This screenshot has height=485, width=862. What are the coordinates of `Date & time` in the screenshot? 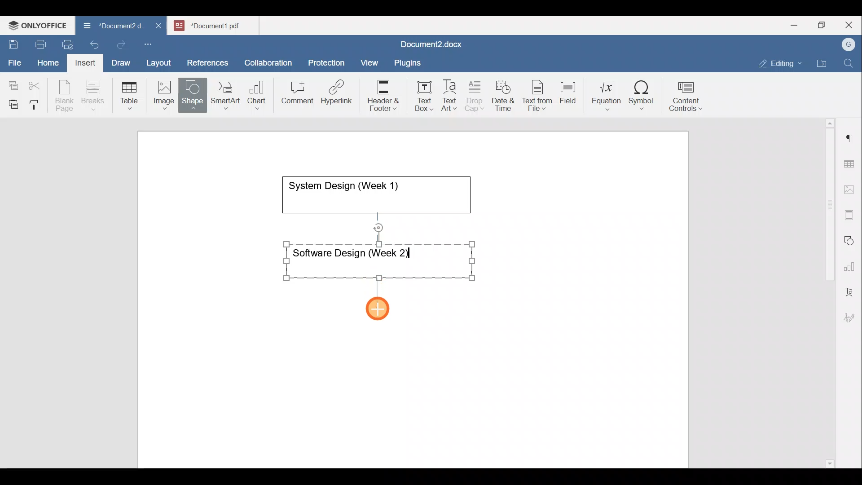 It's located at (504, 94).